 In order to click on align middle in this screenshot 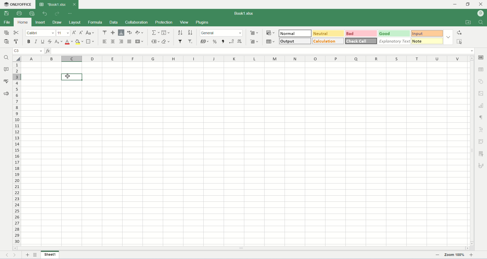, I will do `click(114, 32)`.